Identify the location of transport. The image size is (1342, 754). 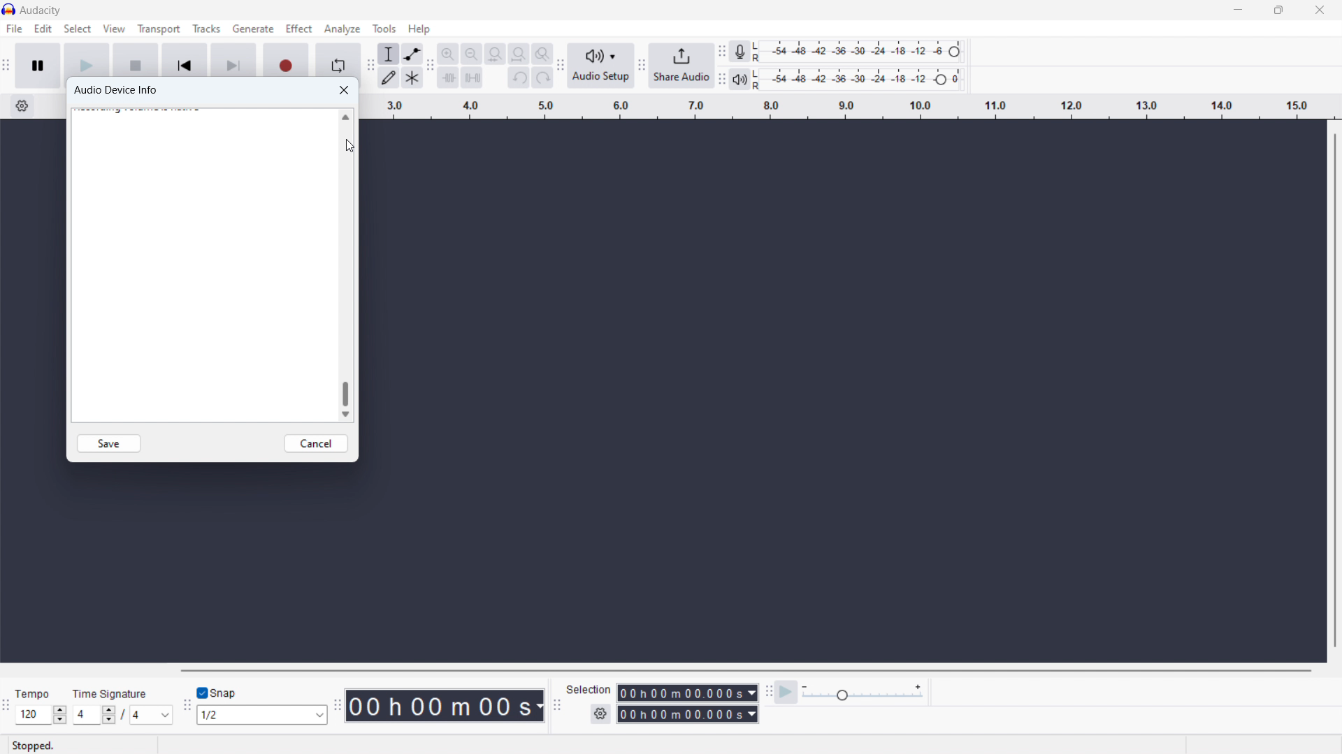
(159, 29).